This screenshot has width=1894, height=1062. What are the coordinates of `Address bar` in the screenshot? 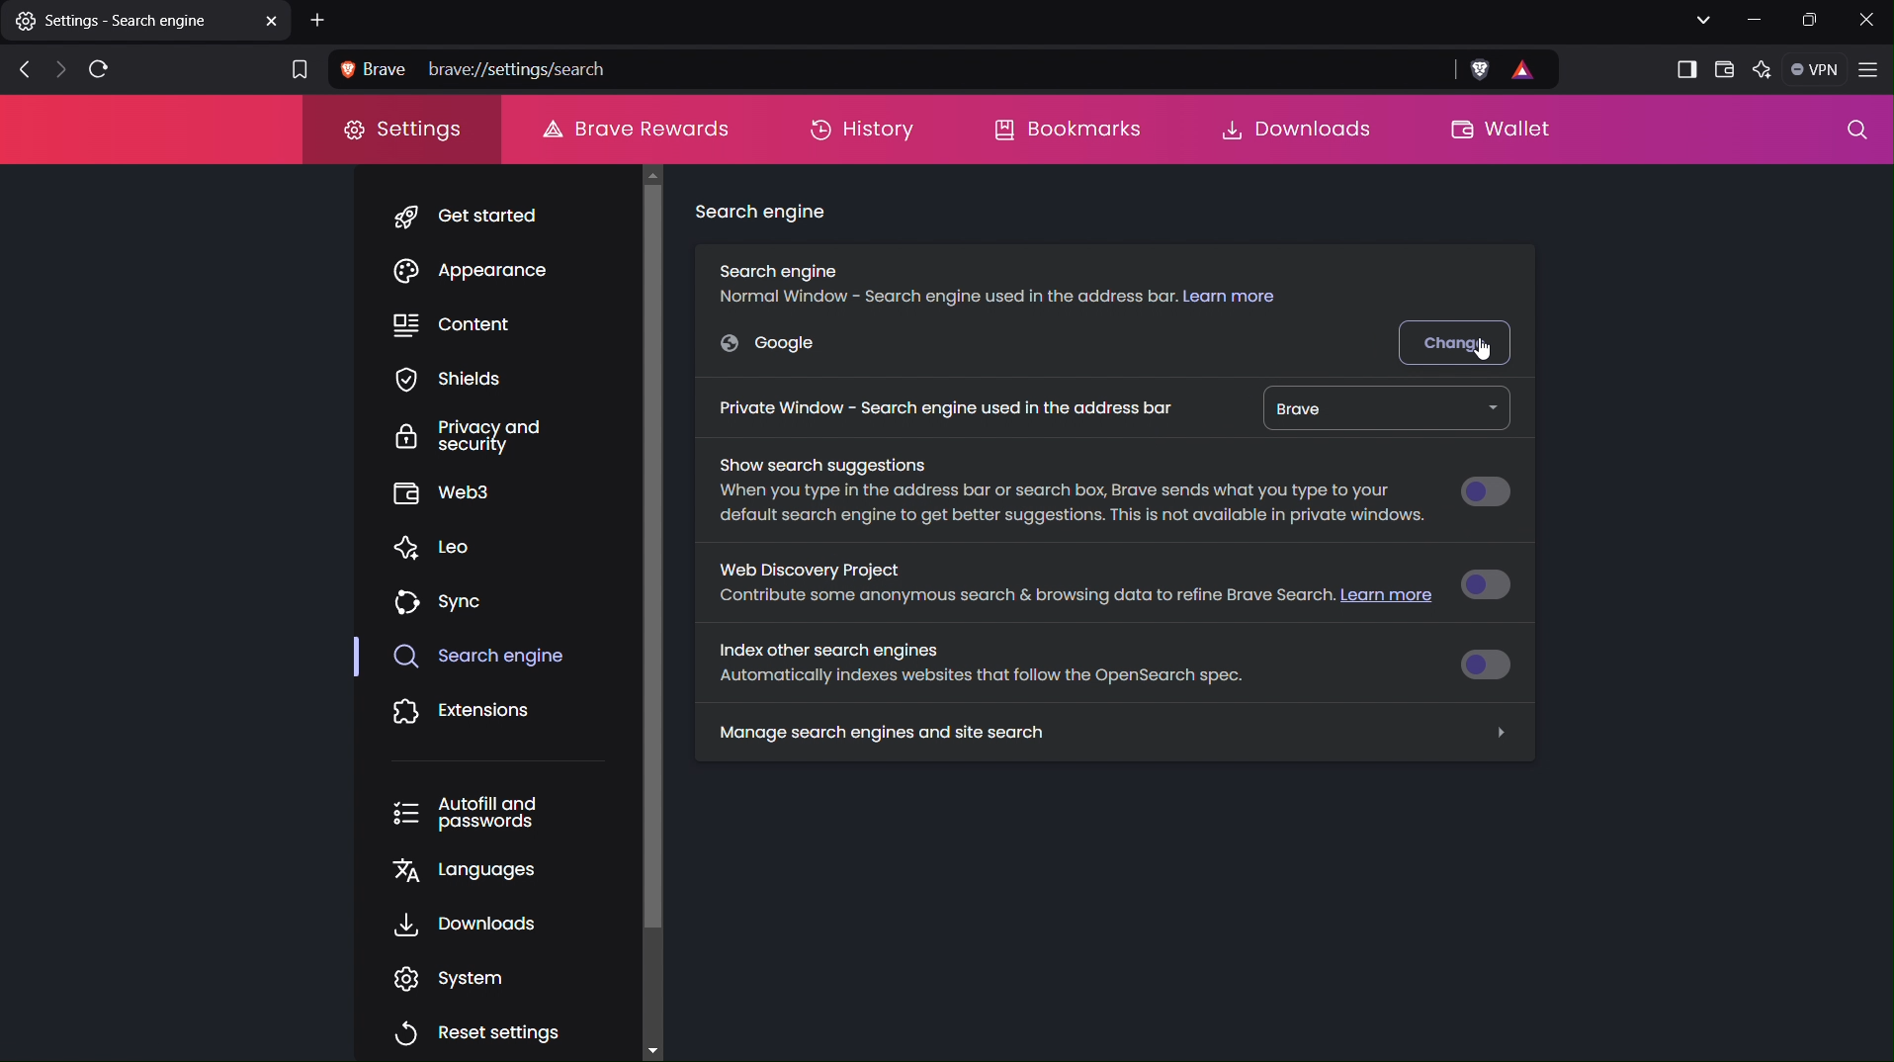 It's located at (884, 67).